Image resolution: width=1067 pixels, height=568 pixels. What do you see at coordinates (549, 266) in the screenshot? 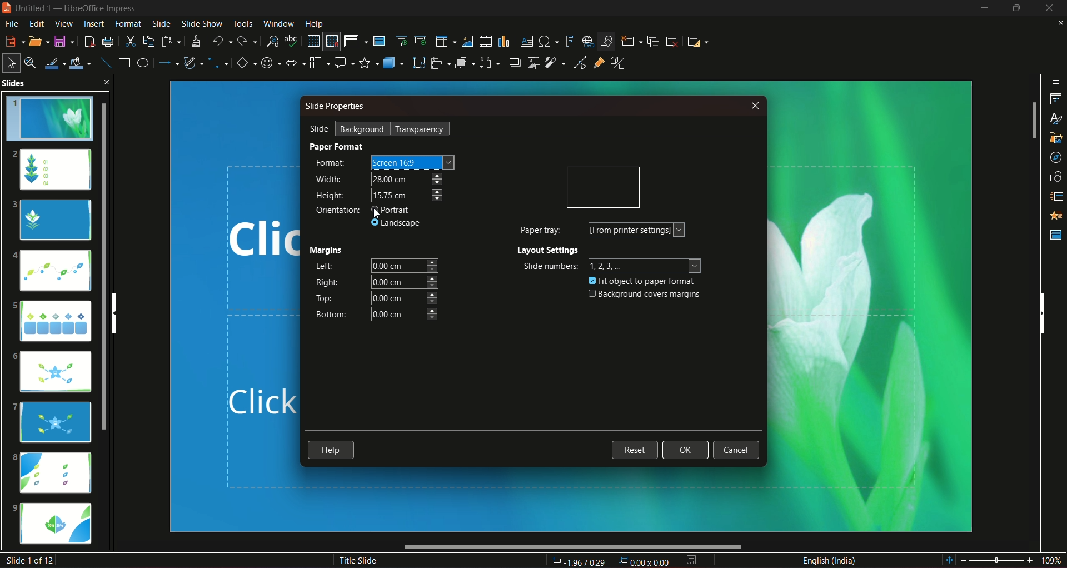
I see `slide numbers` at bounding box center [549, 266].